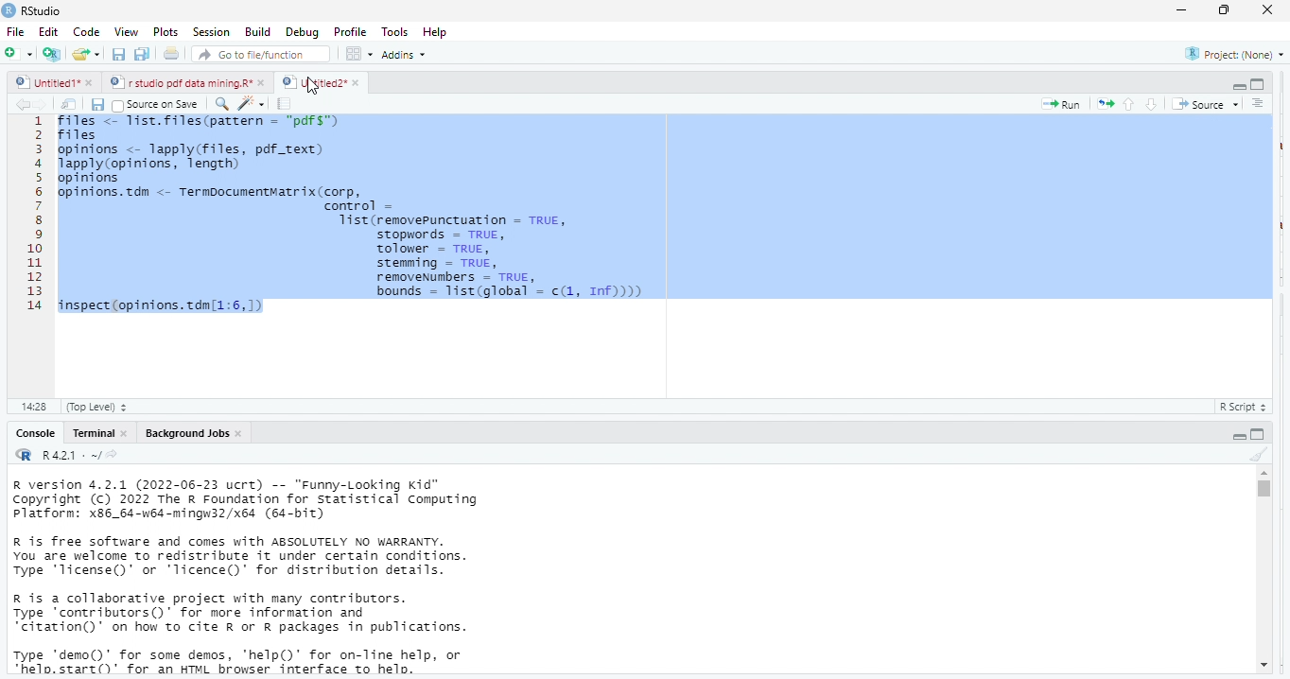 This screenshot has height=679, width=1290. Describe the element at coordinates (143, 55) in the screenshot. I see `save all open documents` at that location.